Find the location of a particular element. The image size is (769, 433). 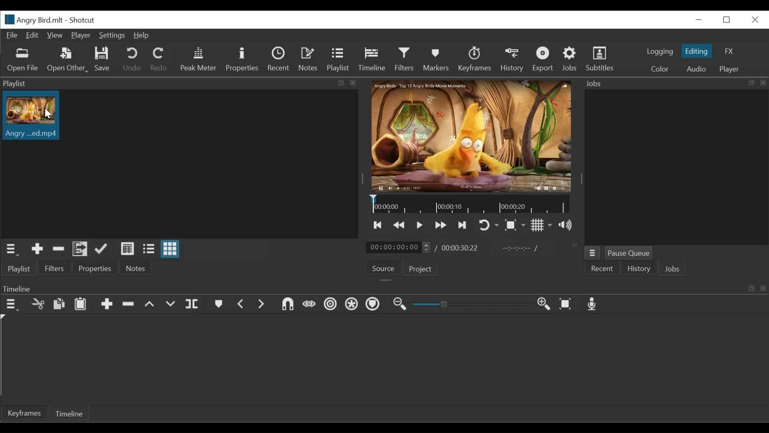

Add the Source to the playlist is located at coordinates (37, 249).